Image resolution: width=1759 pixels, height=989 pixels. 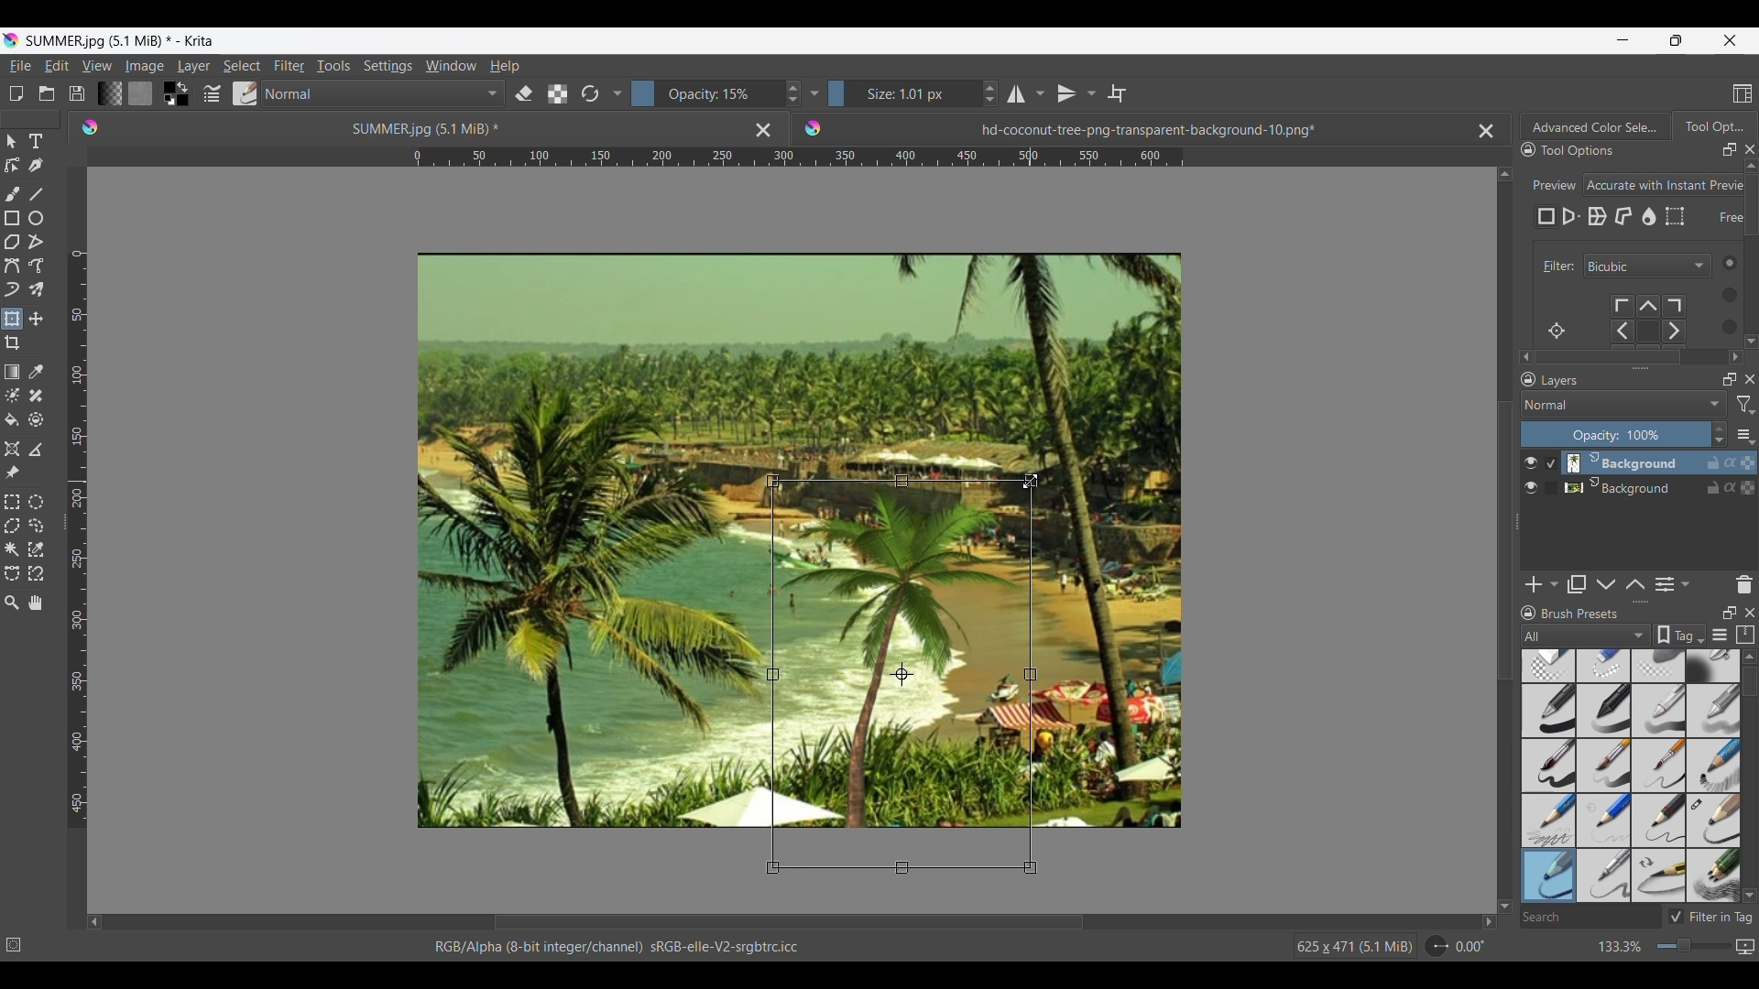 I want to click on Layers, so click(x=1627, y=381).